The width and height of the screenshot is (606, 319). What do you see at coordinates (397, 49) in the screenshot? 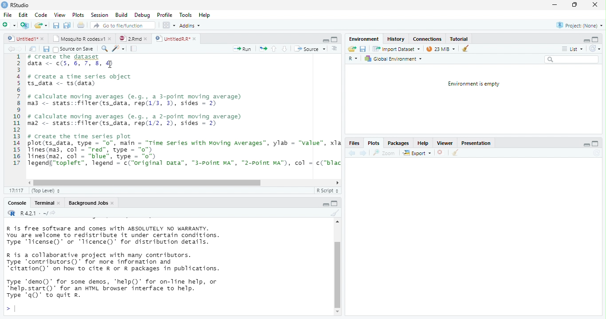
I see `Import Dataset` at bounding box center [397, 49].